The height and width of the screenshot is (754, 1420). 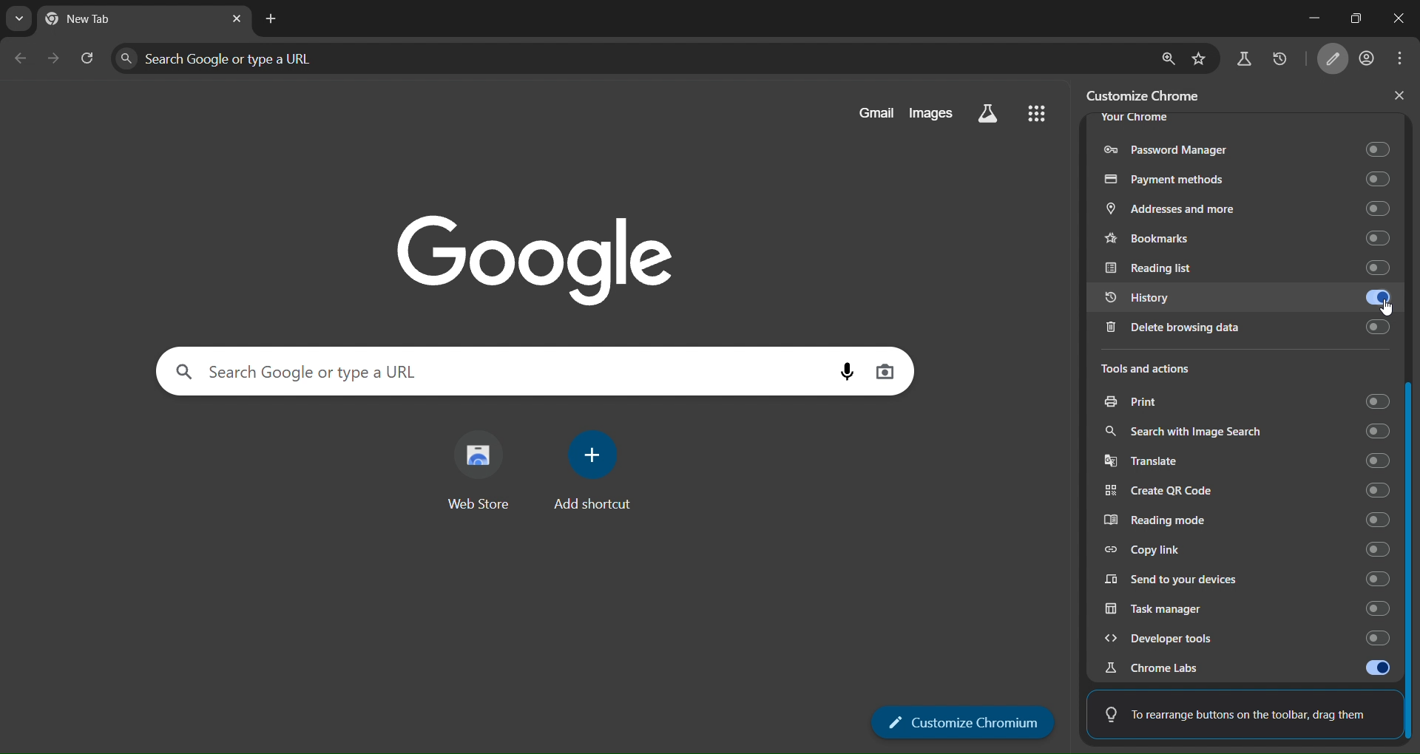 What do you see at coordinates (595, 470) in the screenshot?
I see `add shortcut` at bounding box center [595, 470].